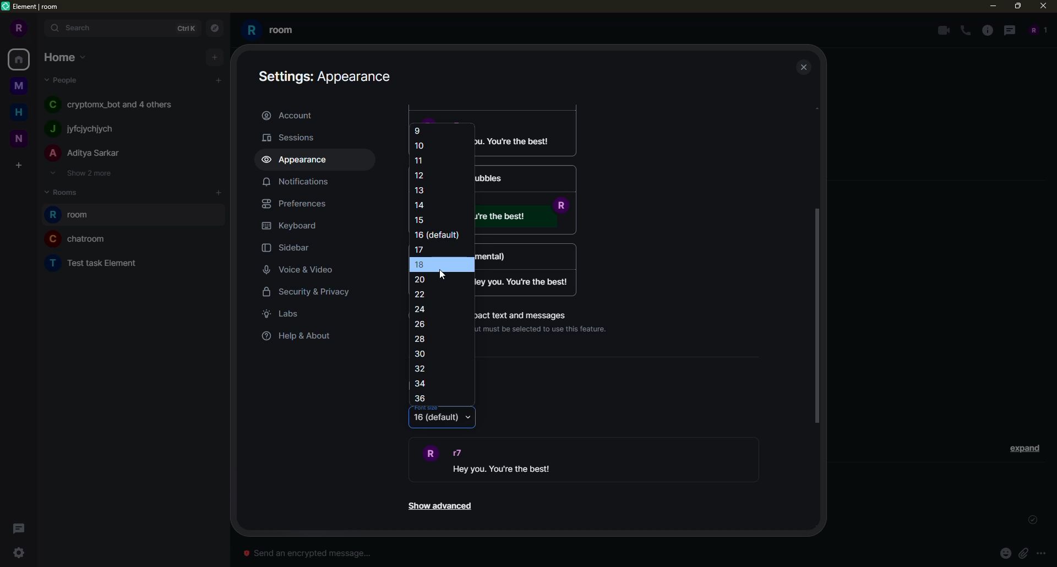  What do you see at coordinates (214, 29) in the screenshot?
I see `navigator` at bounding box center [214, 29].